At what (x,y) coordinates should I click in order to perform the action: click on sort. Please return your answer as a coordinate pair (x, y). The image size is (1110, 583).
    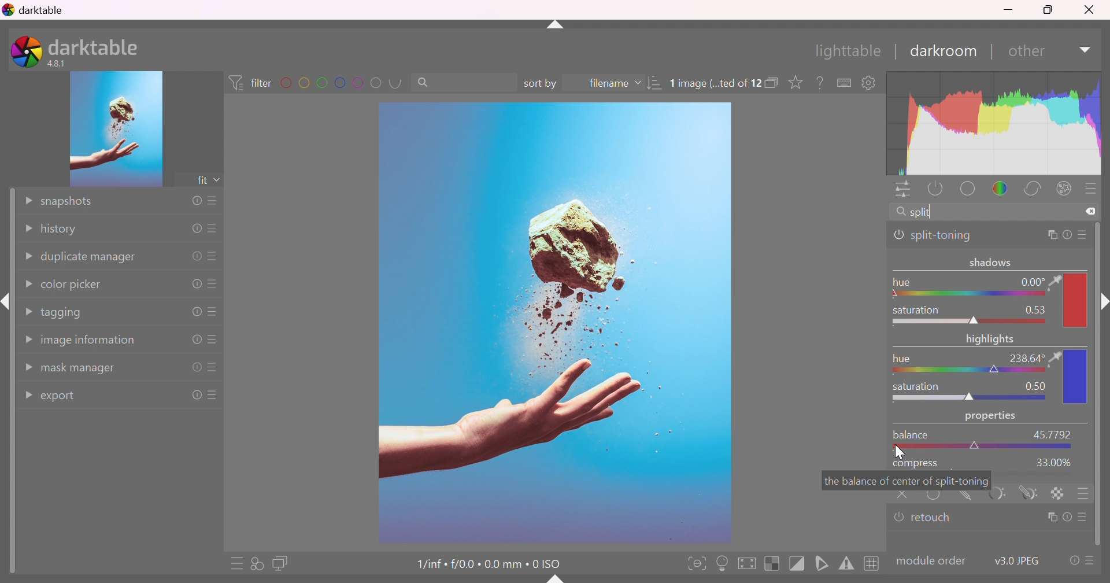
    Looking at the image, I should click on (657, 81).